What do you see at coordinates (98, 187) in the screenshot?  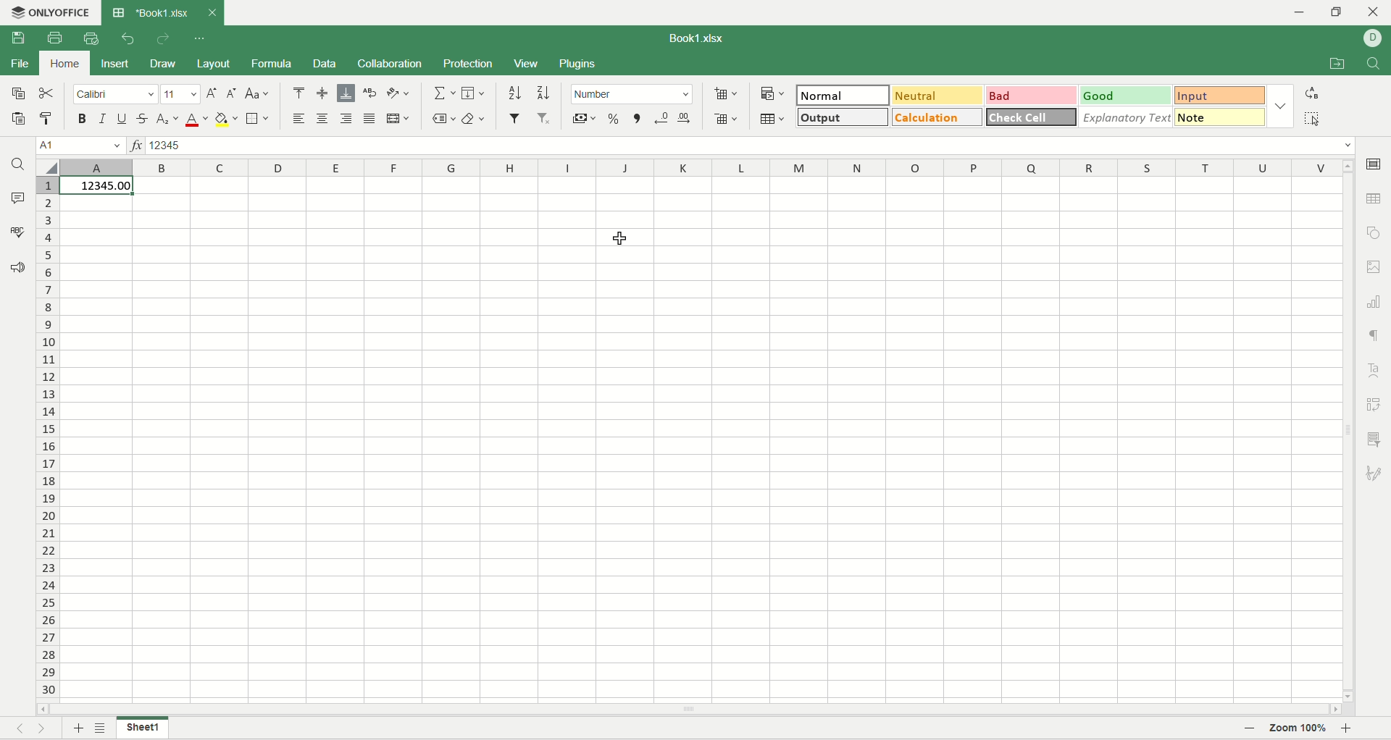 I see `active cell` at bounding box center [98, 187].